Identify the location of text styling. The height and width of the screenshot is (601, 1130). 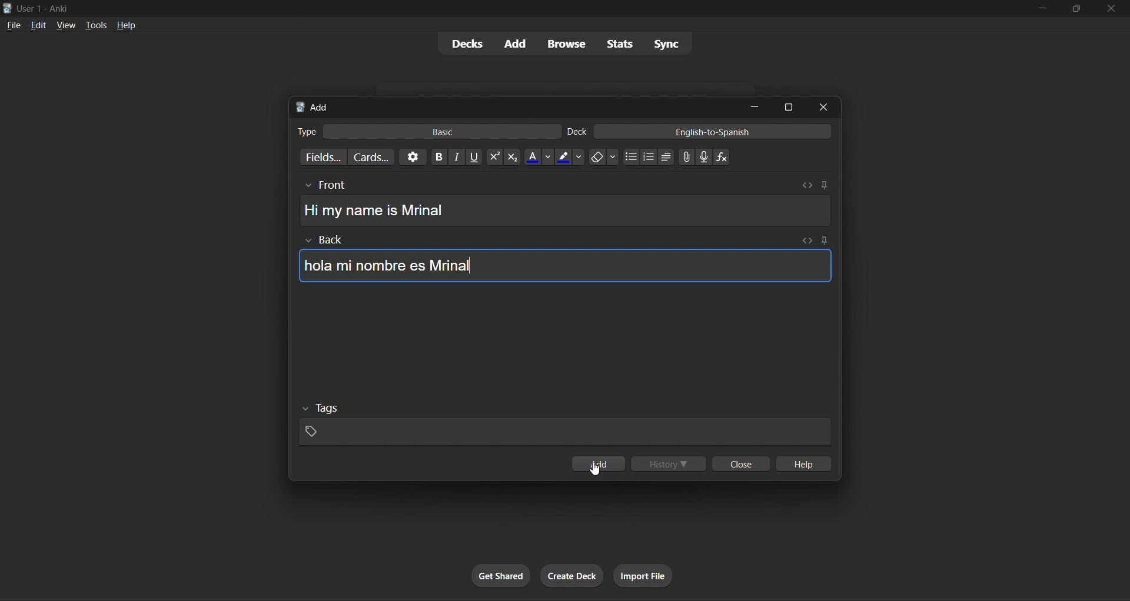
(587, 157).